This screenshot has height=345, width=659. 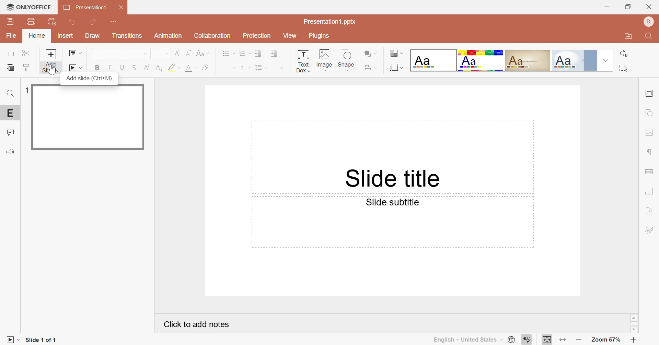 What do you see at coordinates (633, 324) in the screenshot?
I see `scroll bar` at bounding box center [633, 324].